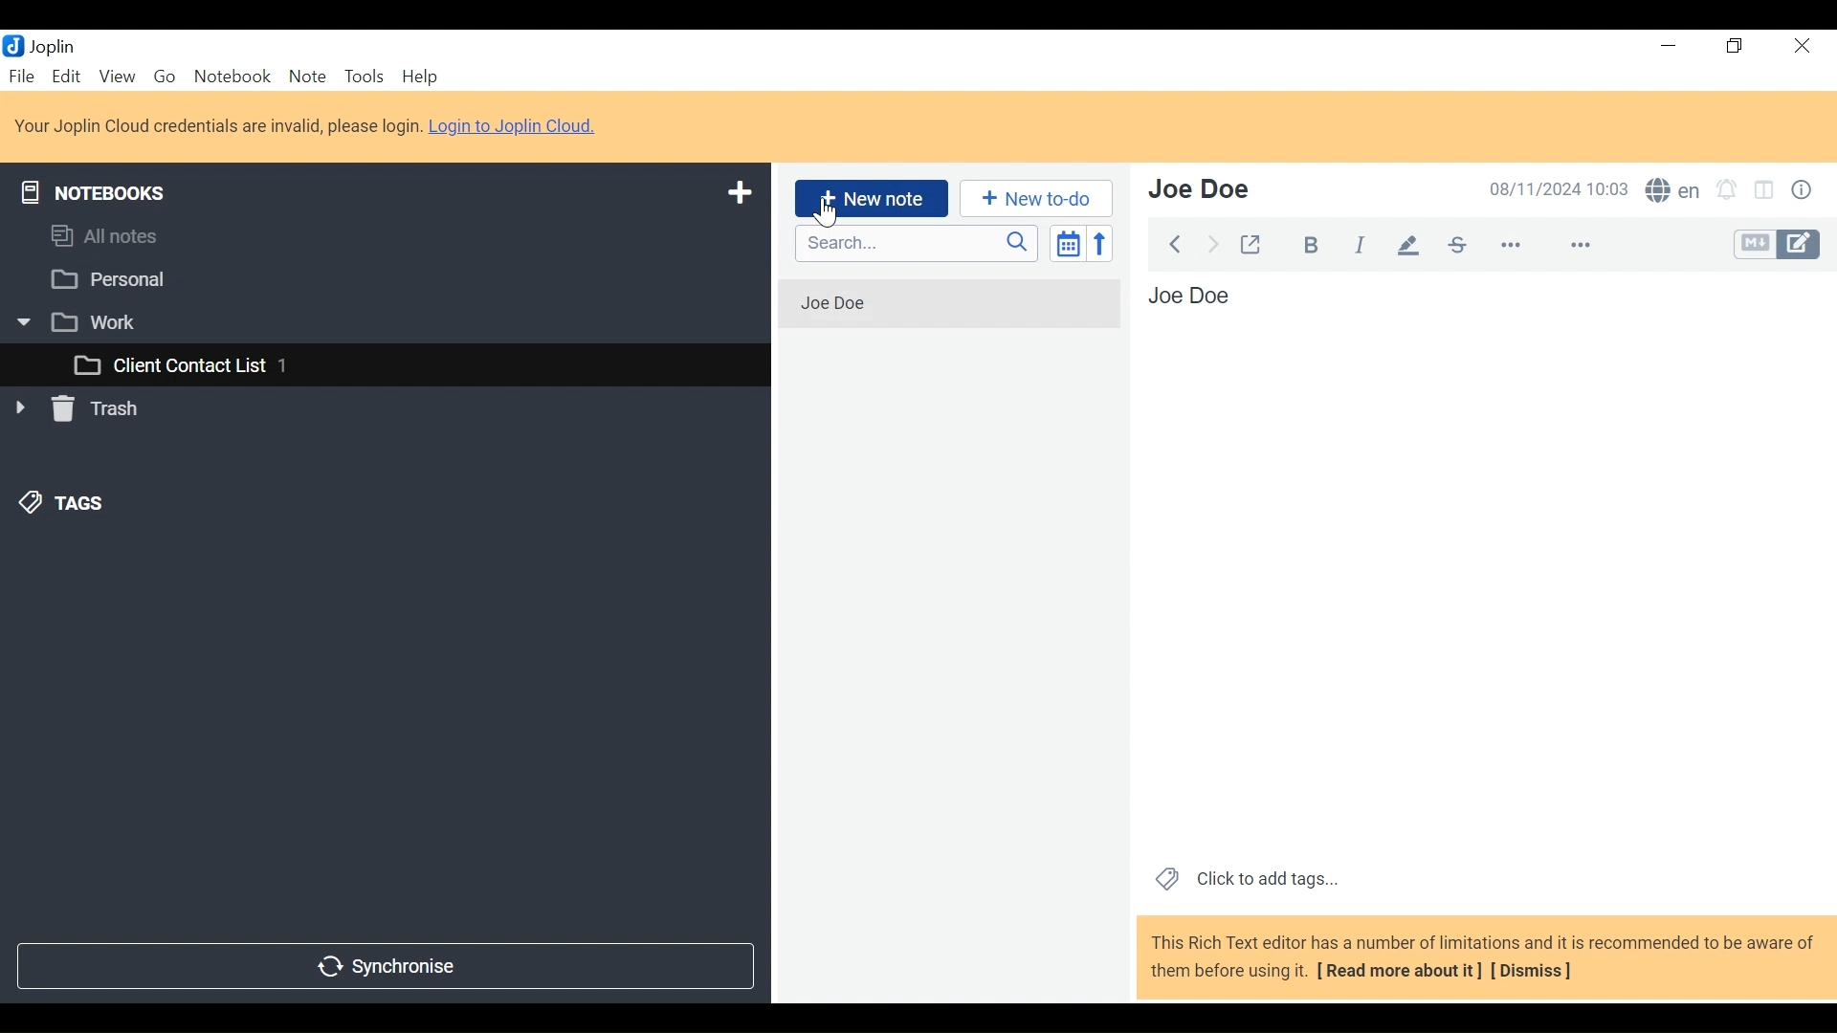 This screenshot has width=1837, height=1033. I want to click on All Notes, so click(384, 239).